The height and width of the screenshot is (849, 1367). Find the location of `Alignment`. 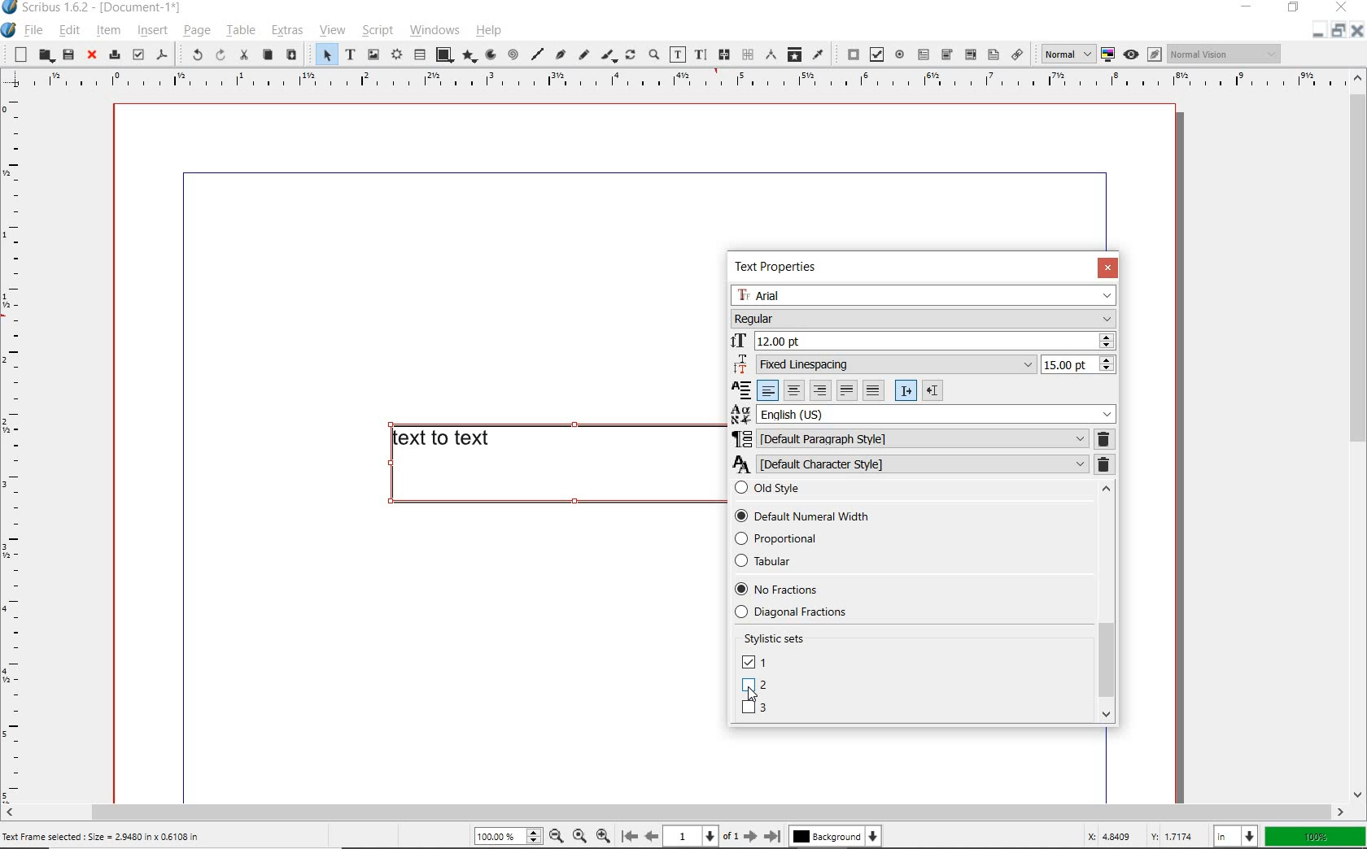

Alignment is located at coordinates (744, 391).